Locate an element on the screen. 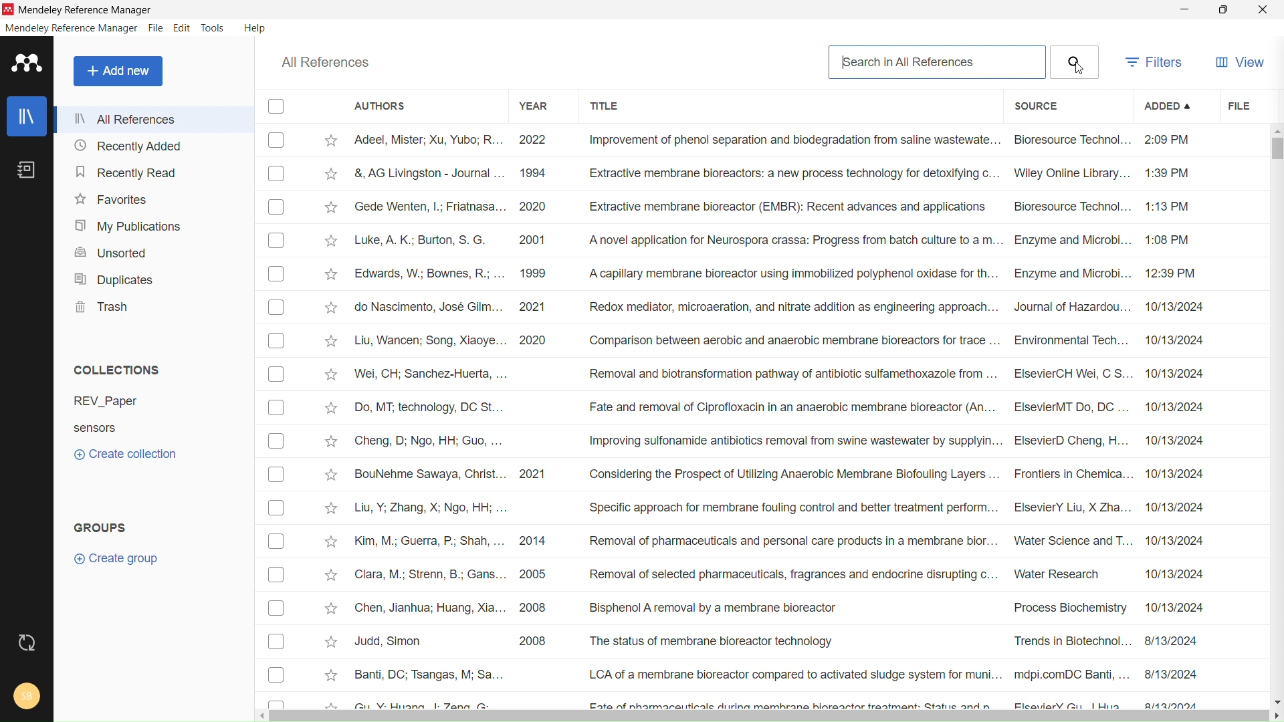  trash is located at coordinates (152, 307).